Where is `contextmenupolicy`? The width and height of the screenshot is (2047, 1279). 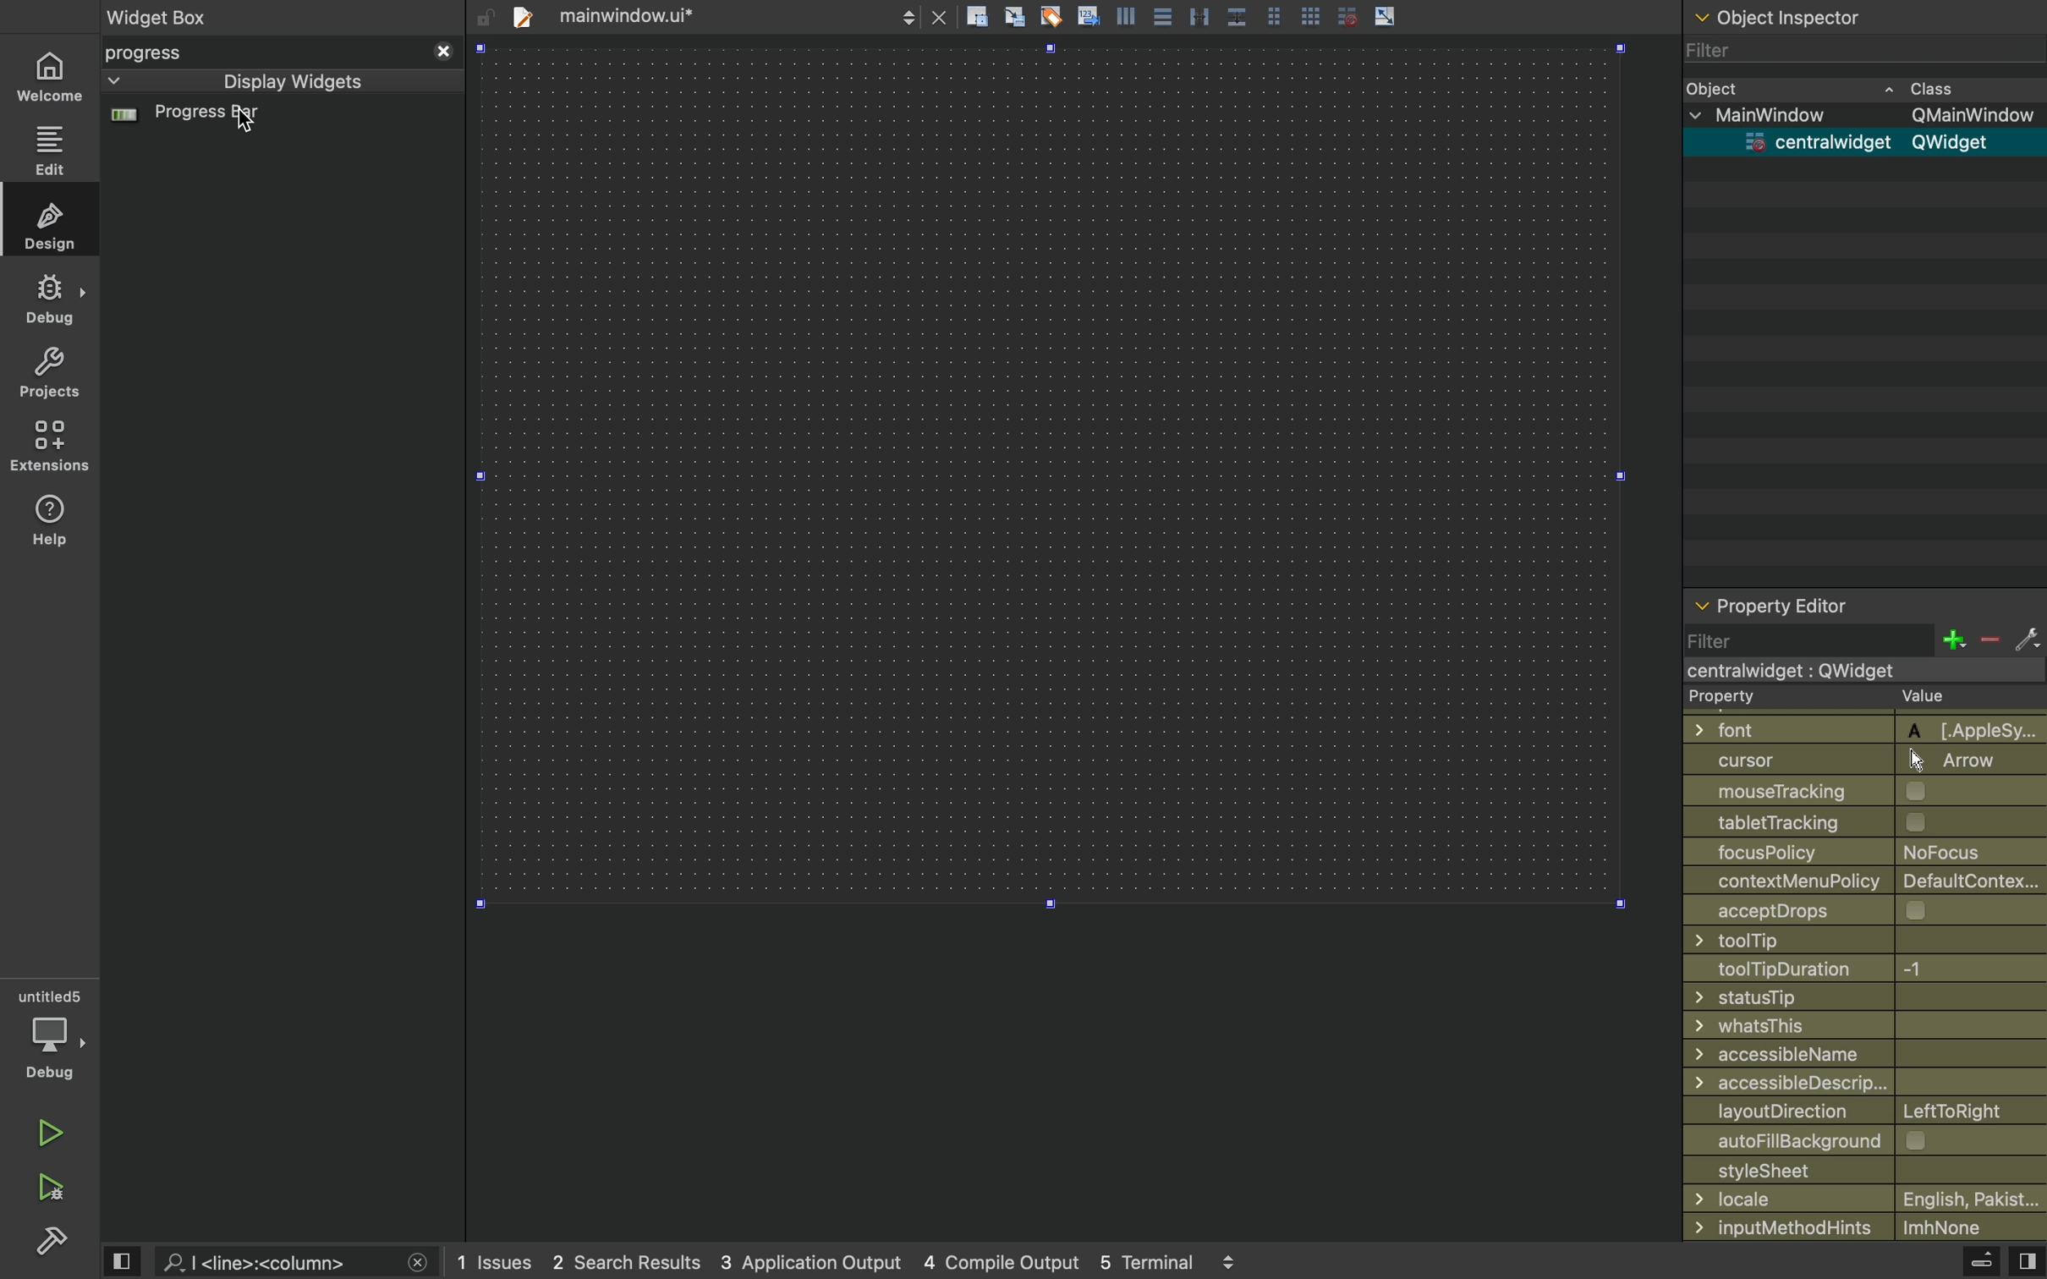
contextmenupolicy is located at coordinates (1867, 880).